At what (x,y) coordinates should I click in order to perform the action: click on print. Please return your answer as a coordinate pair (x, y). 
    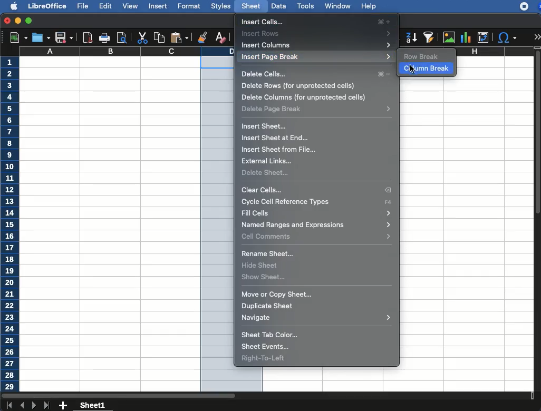
    Looking at the image, I should click on (105, 37).